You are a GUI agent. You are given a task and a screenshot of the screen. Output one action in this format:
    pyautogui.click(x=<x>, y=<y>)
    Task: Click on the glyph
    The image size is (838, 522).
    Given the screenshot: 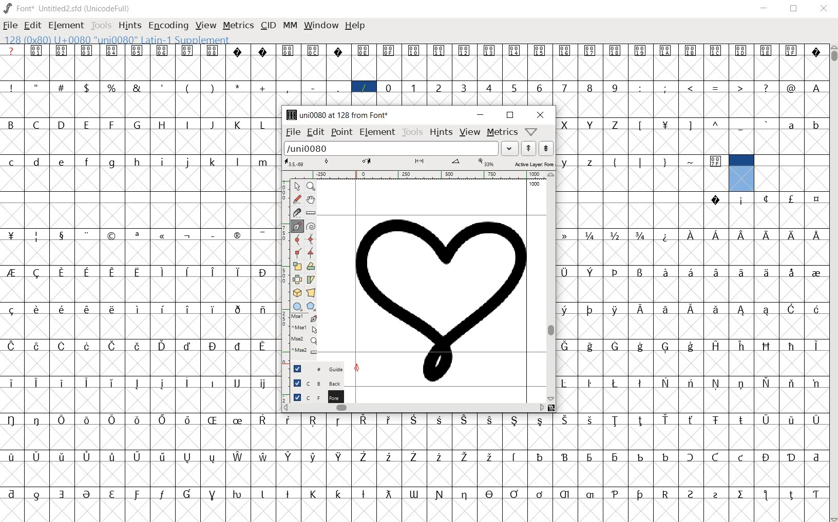 What is the action you would take?
    pyautogui.click(x=691, y=272)
    